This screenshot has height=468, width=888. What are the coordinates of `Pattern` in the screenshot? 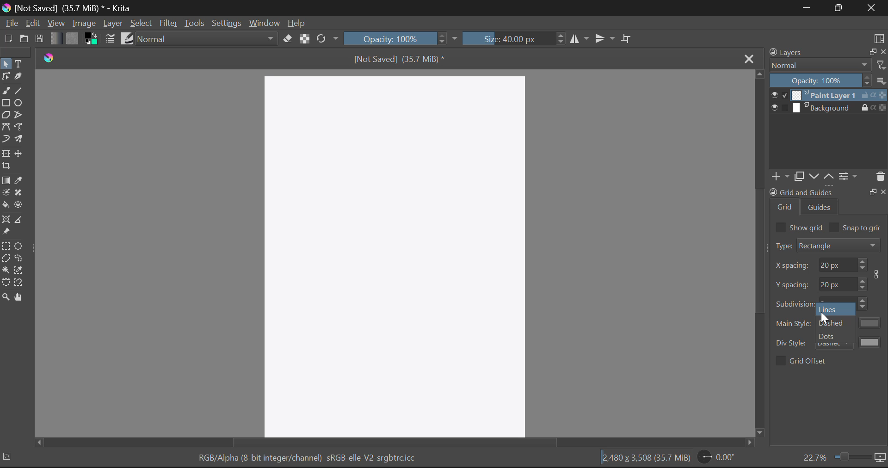 It's located at (73, 38).